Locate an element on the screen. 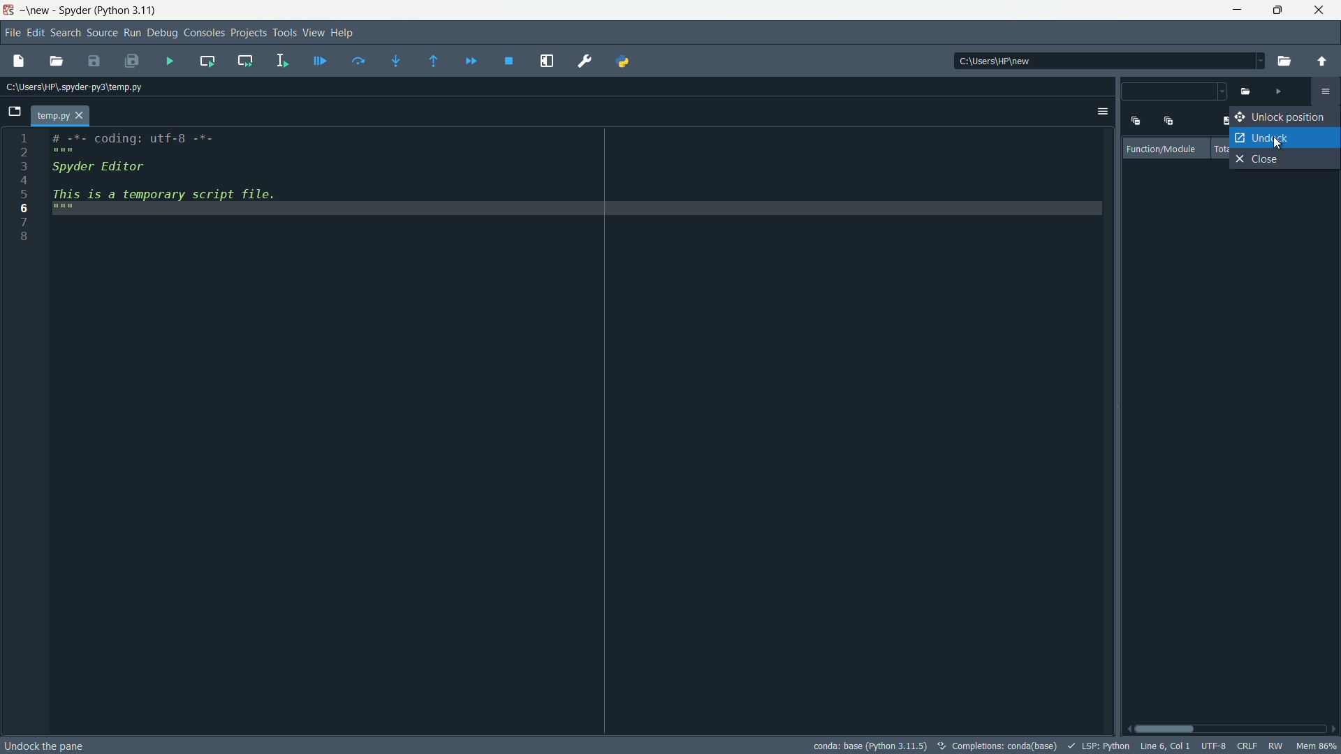  consoles menu is located at coordinates (203, 33).